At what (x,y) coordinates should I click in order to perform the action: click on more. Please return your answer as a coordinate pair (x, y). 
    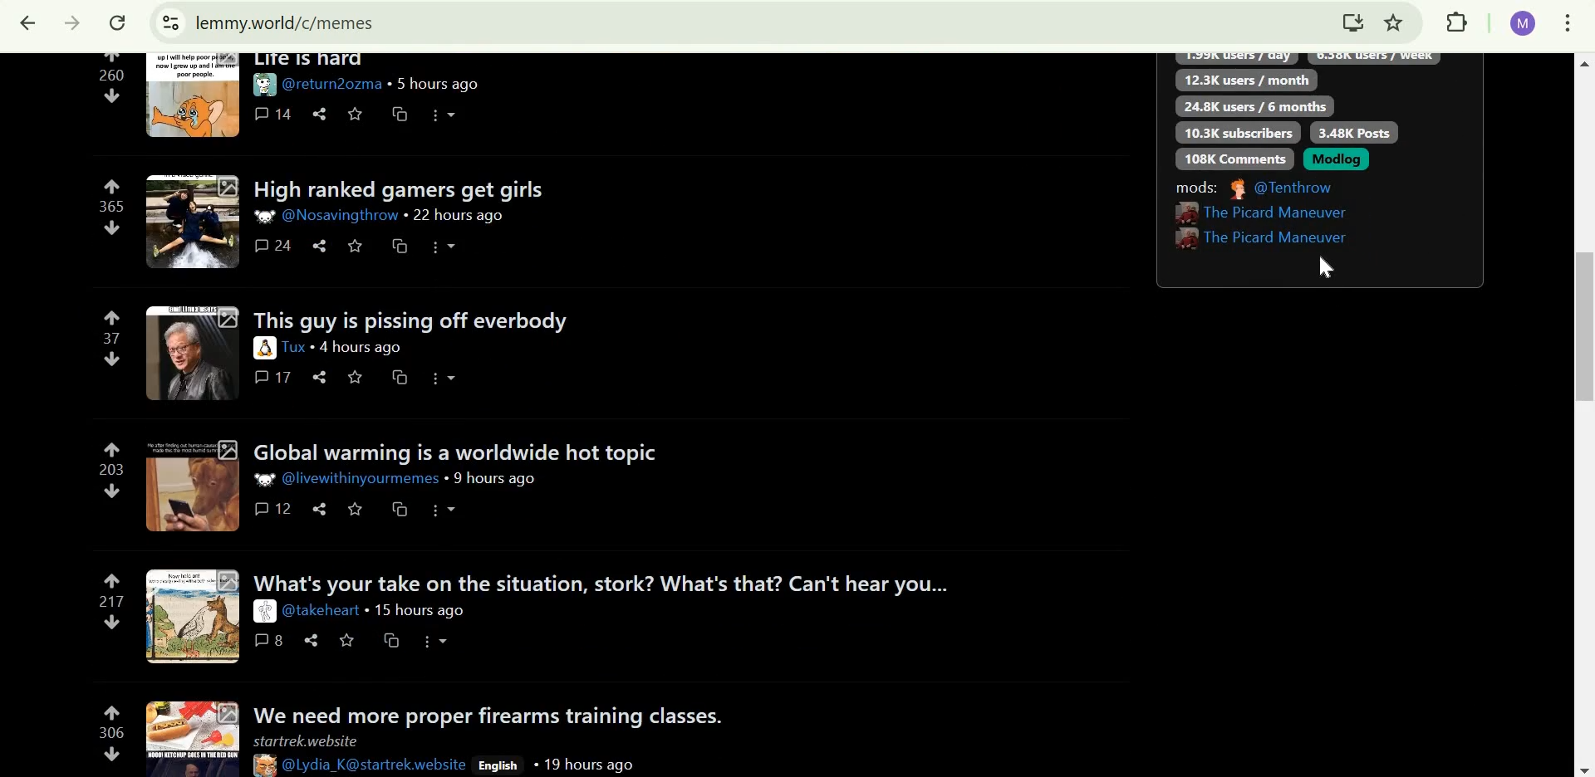
    Looking at the image, I should click on (445, 116).